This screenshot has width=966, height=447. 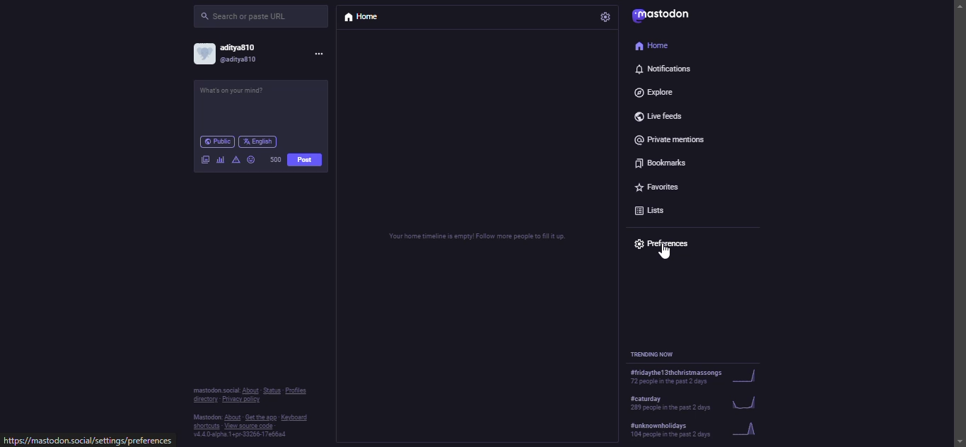 I want to click on account, so click(x=228, y=54).